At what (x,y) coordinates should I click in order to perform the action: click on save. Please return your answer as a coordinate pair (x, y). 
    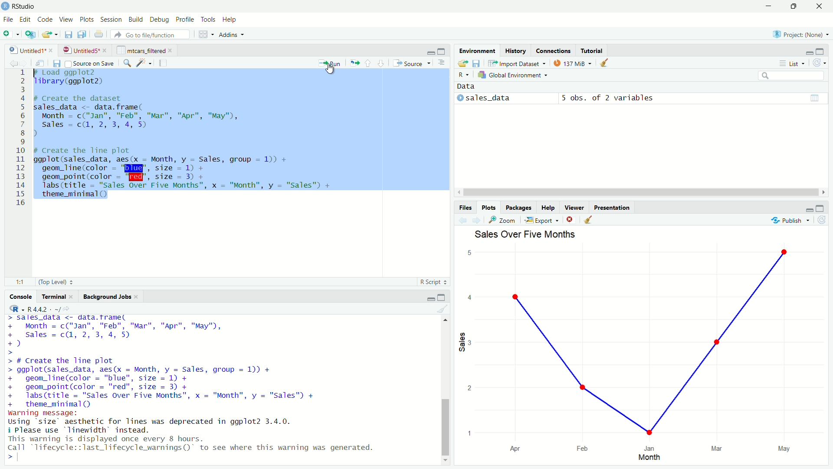
    Looking at the image, I should click on (69, 35).